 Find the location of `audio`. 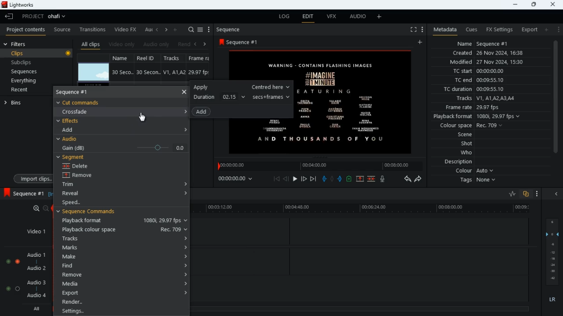

audio is located at coordinates (69, 139).